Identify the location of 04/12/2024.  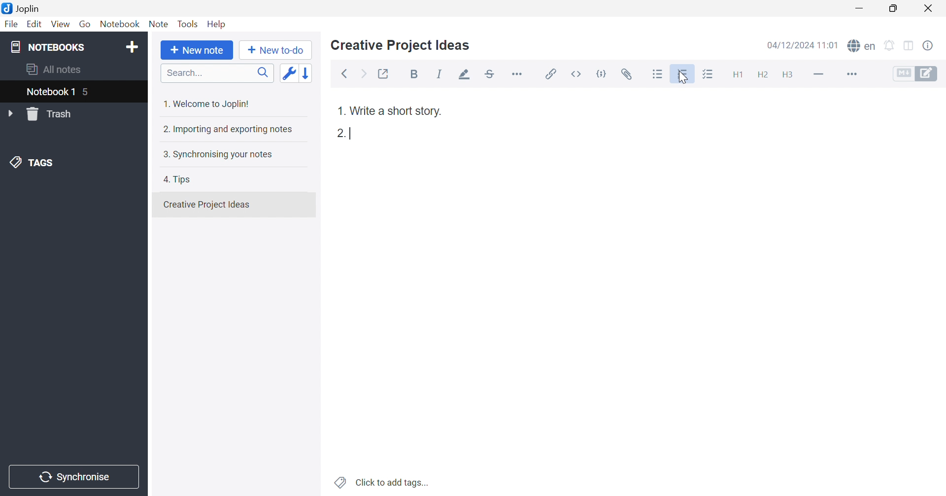
(801, 45).